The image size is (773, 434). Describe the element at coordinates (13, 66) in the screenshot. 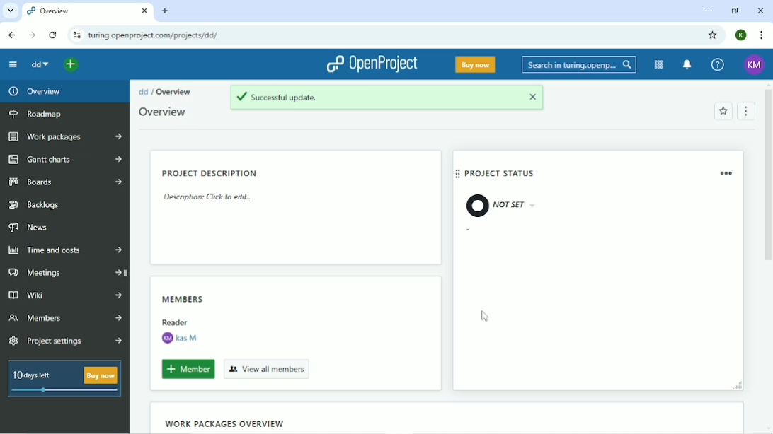

I see `Collpase project menu` at that location.